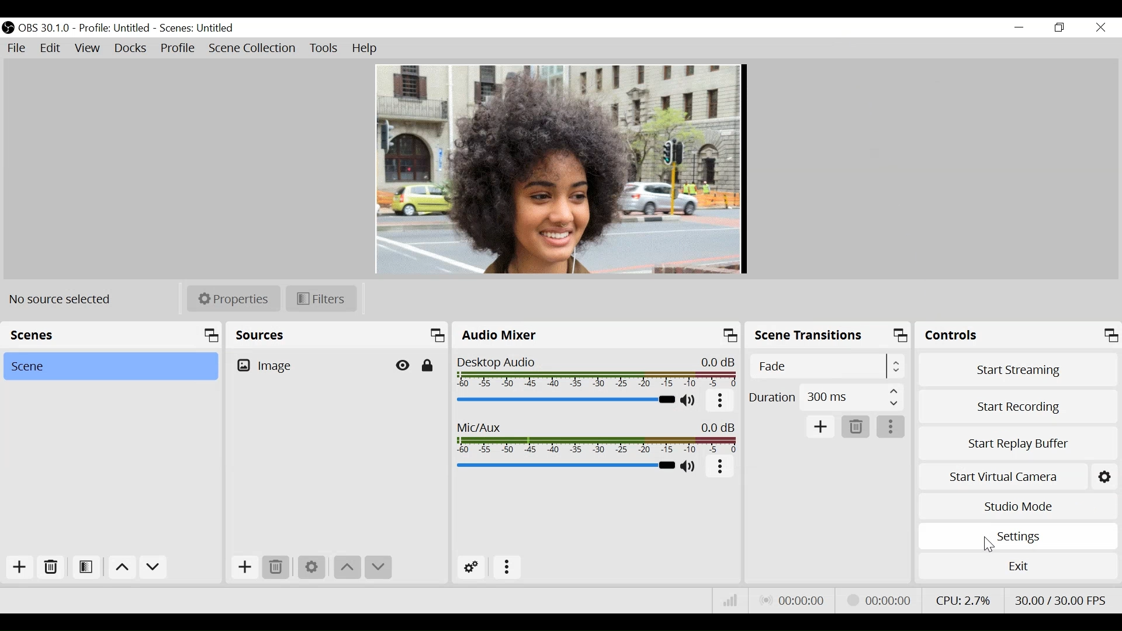 This screenshot has width=1122, height=631. What do you see at coordinates (1018, 441) in the screenshot?
I see `Start Replay Buffer` at bounding box center [1018, 441].